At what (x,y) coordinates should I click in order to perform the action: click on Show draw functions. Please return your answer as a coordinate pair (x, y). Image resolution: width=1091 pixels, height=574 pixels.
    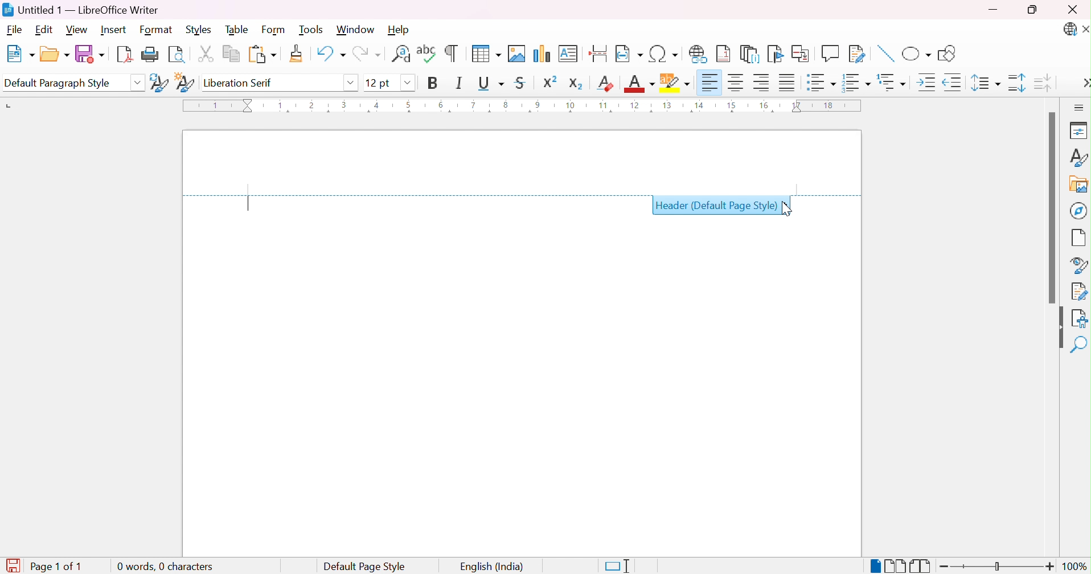
    Looking at the image, I should click on (946, 54).